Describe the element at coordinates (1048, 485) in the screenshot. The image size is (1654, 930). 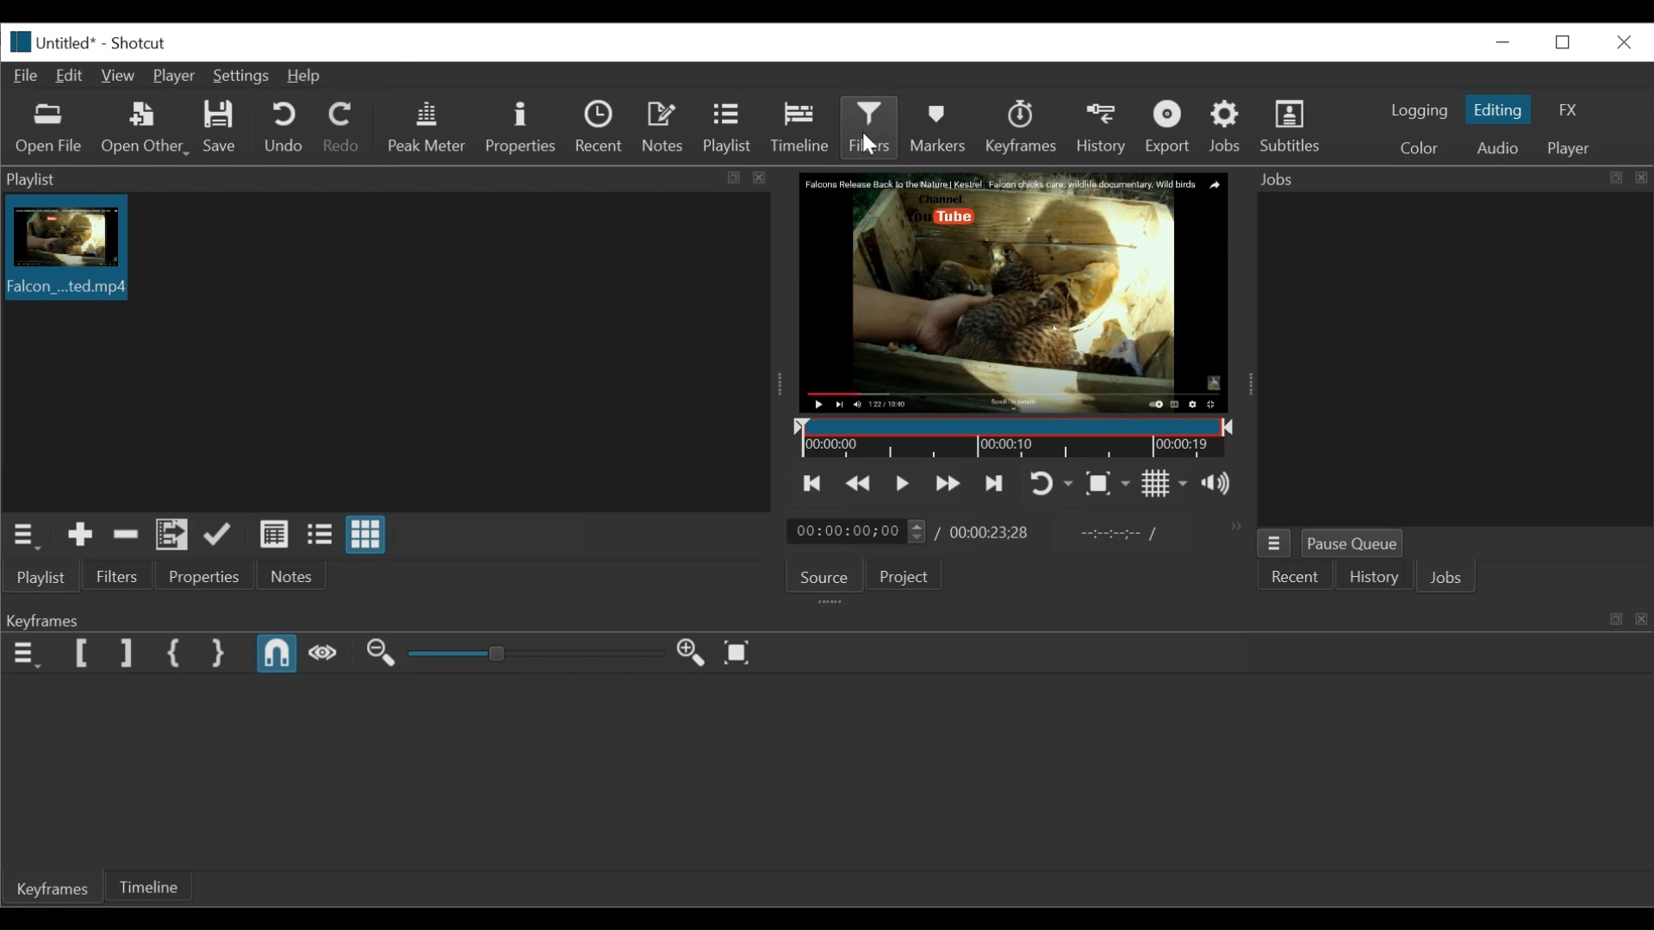
I see `Toggle player looping` at that location.